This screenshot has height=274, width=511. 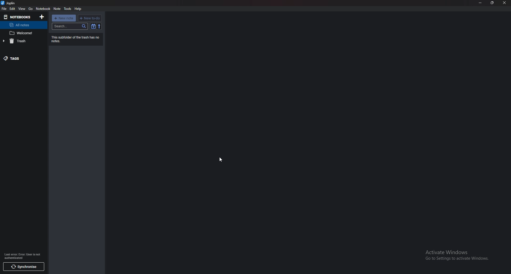 I want to click on notebooks, so click(x=18, y=17).